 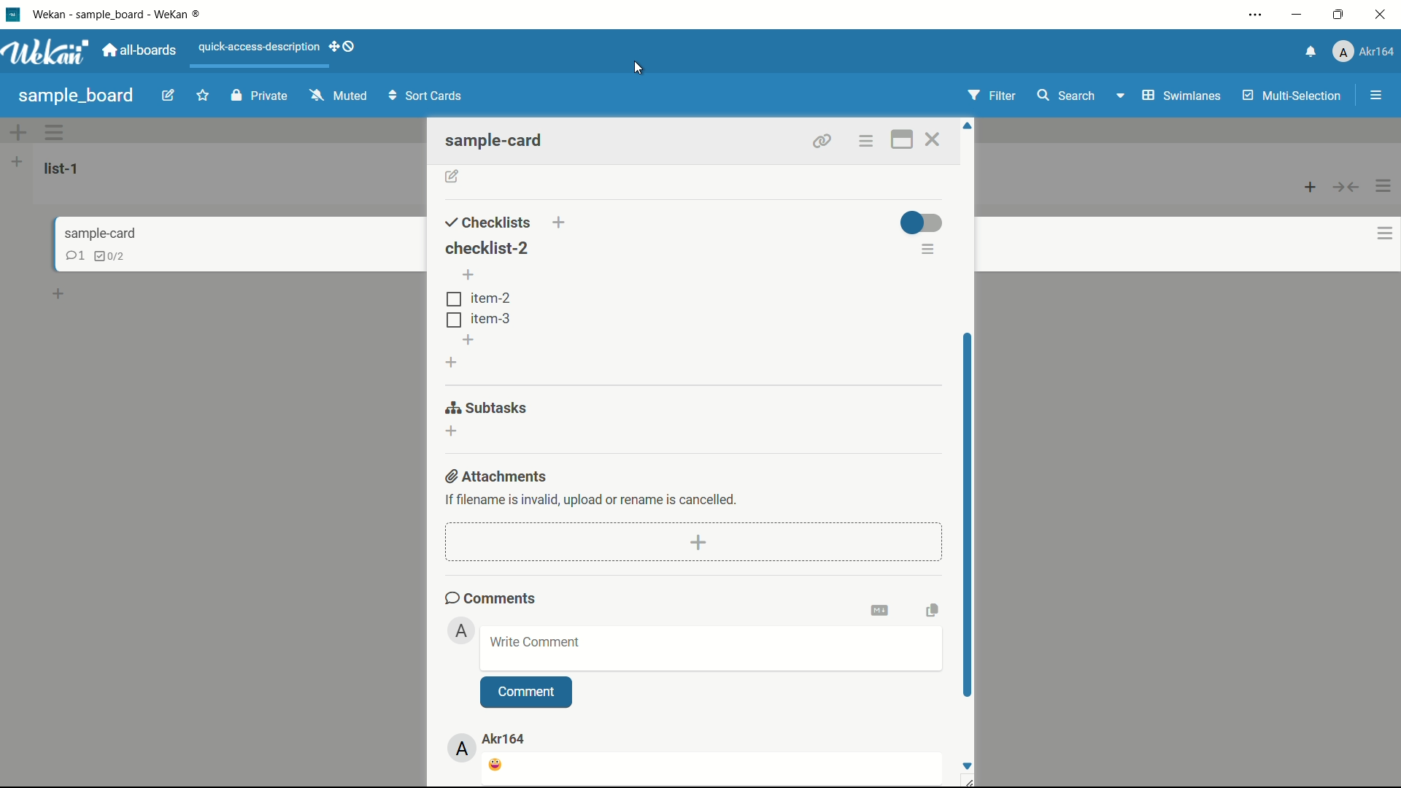 What do you see at coordinates (344, 48) in the screenshot?
I see `show-desktop-drag-handles` at bounding box center [344, 48].